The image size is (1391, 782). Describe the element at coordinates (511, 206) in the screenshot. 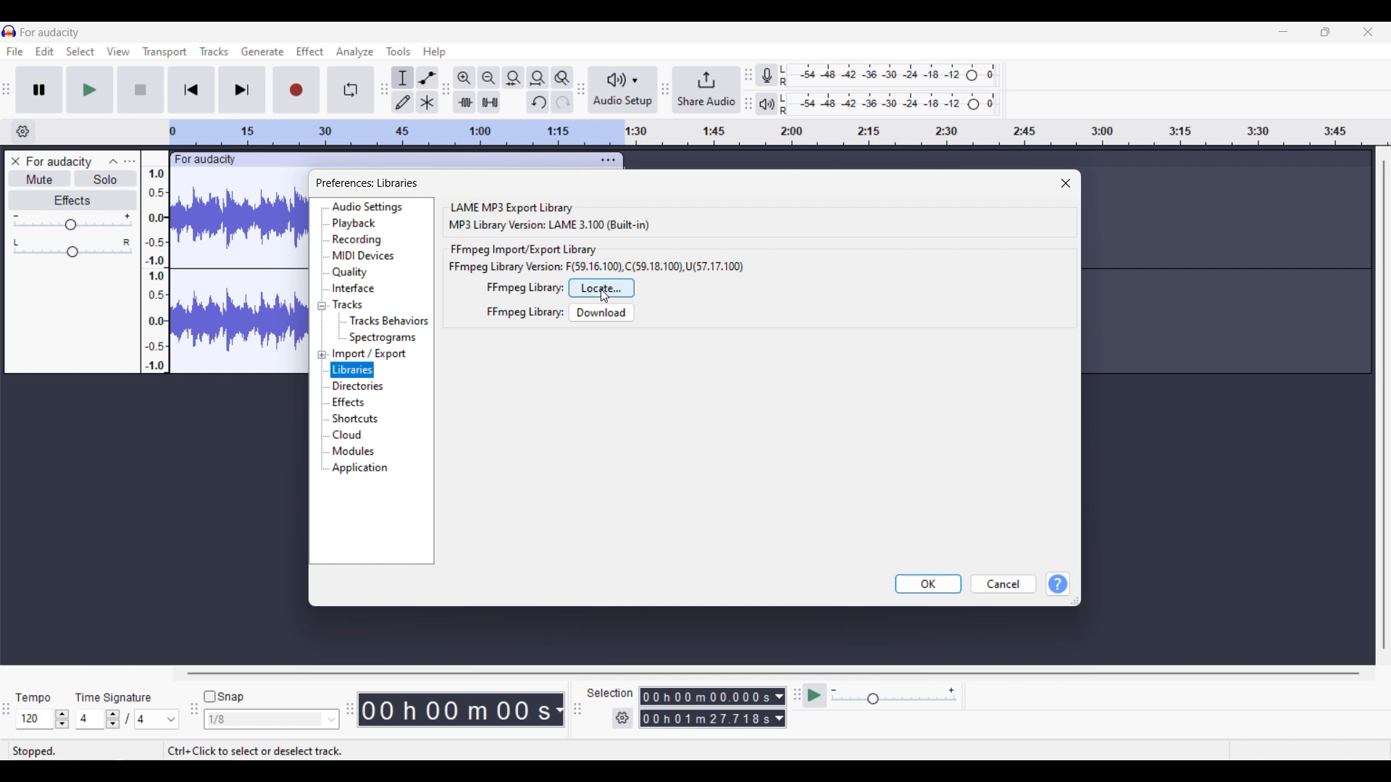

I see `LAME MP3 export library` at that location.